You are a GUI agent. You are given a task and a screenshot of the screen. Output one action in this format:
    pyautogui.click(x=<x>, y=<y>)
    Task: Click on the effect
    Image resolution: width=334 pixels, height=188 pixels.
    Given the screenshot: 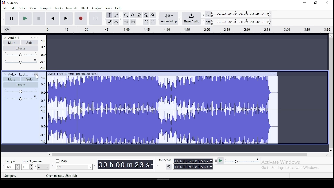 What is the action you would take?
    pyautogui.click(x=85, y=8)
    